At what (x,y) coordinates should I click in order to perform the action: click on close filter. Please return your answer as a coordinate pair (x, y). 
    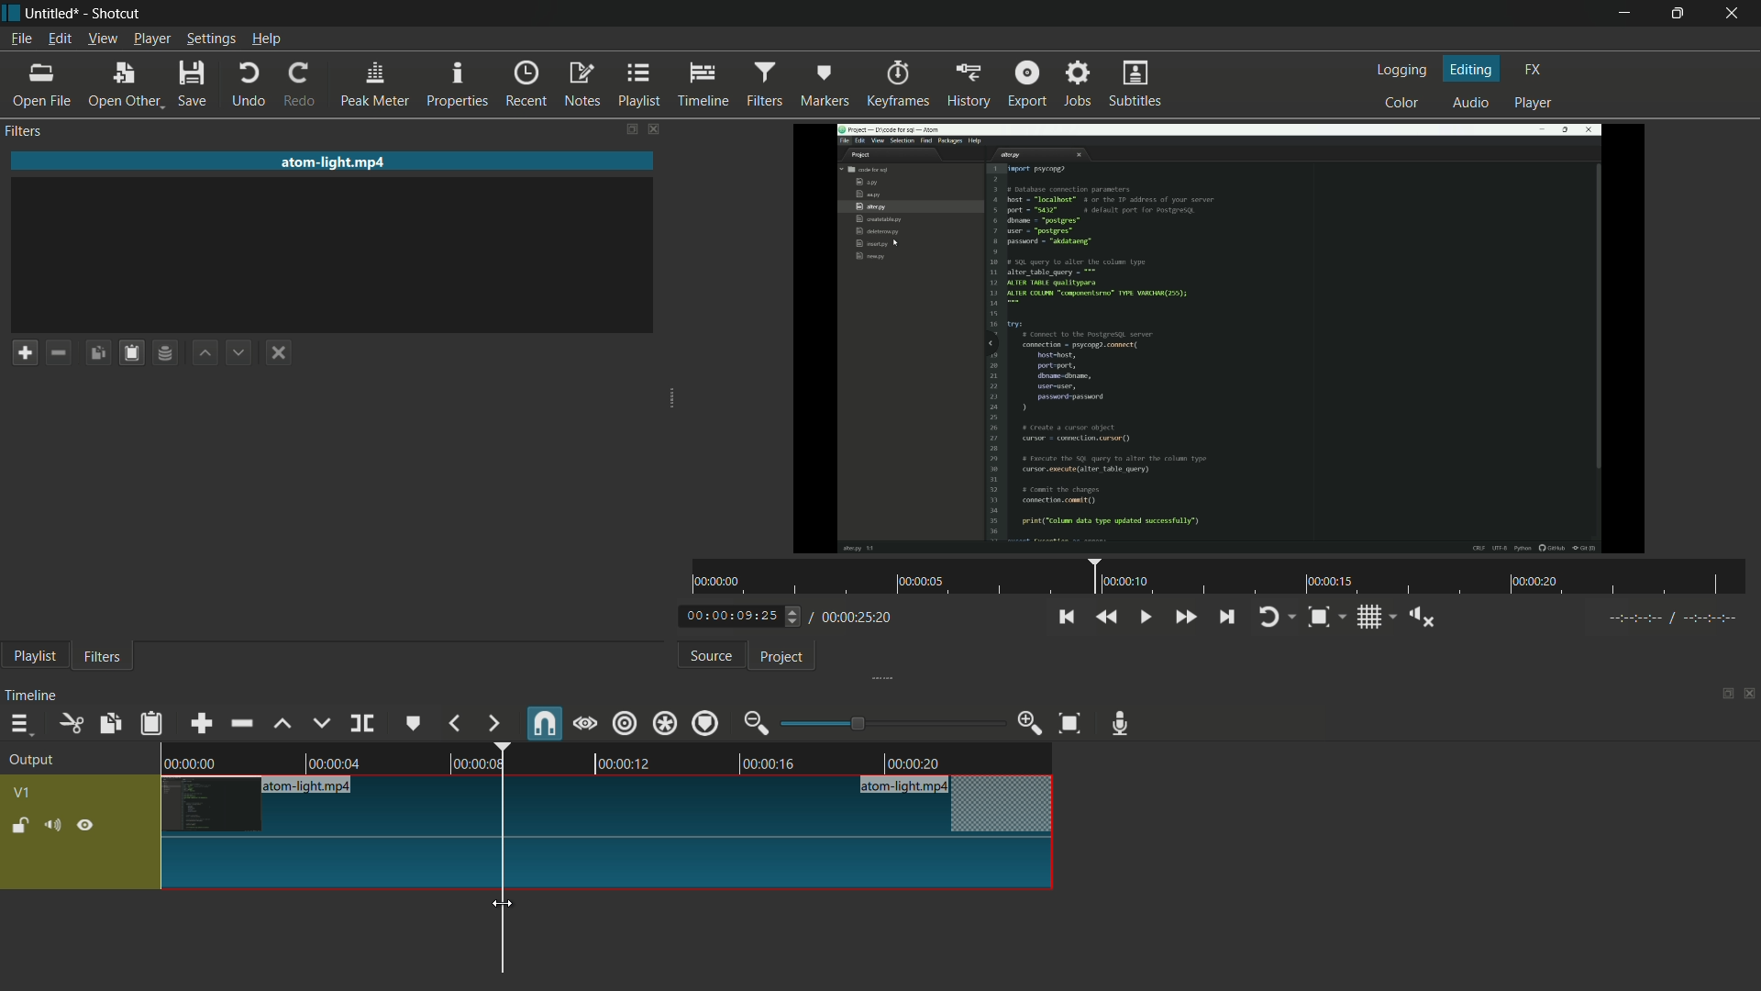
    Looking at the image, I should click on (652, 128).